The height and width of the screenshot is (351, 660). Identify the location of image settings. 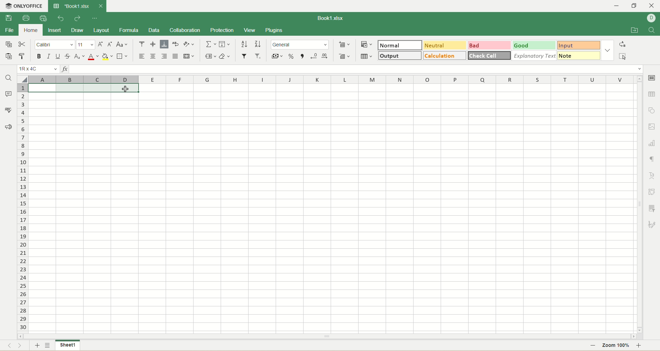
(652, 126).